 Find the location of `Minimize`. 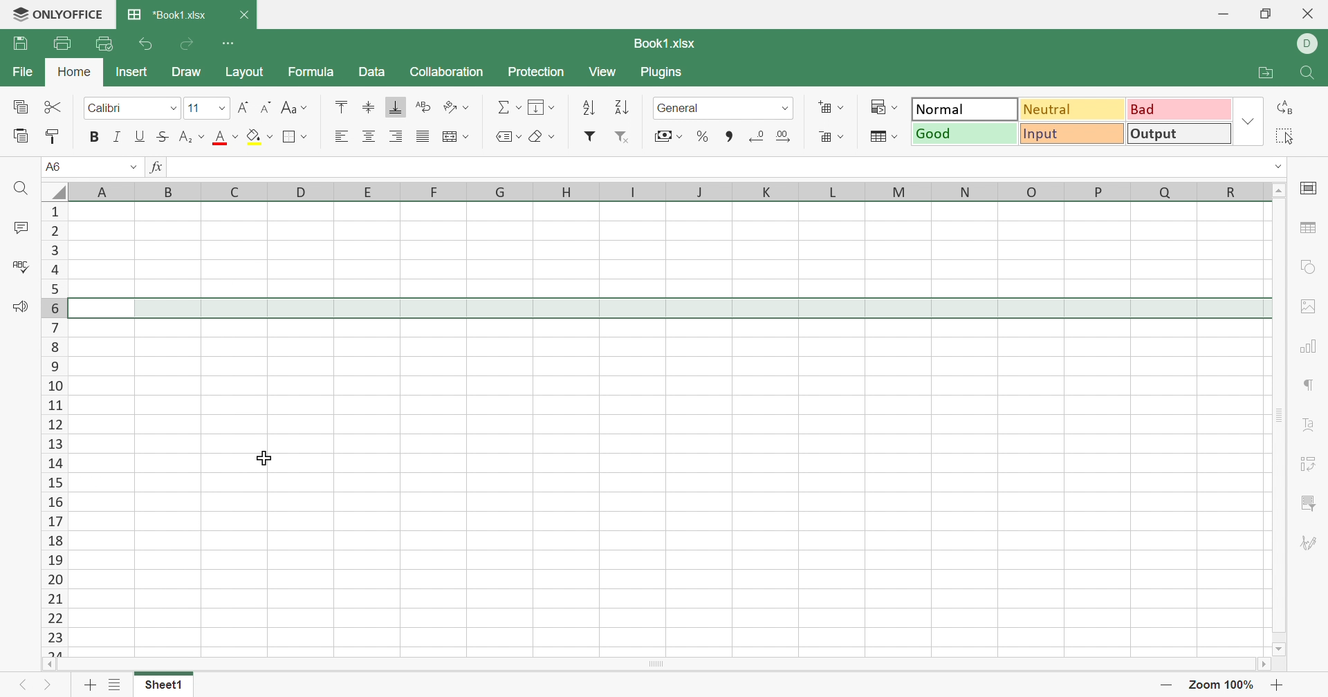

Minimize is located at coordinates (1224, 12).